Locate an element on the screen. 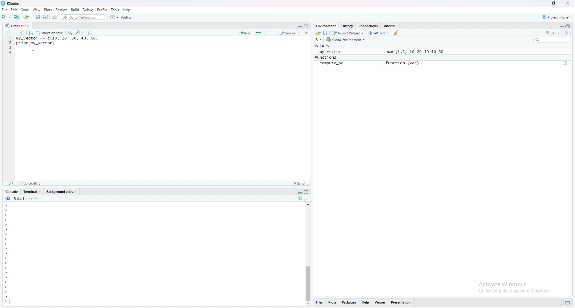  Prompt cursor is located at coordinates (6, 215).